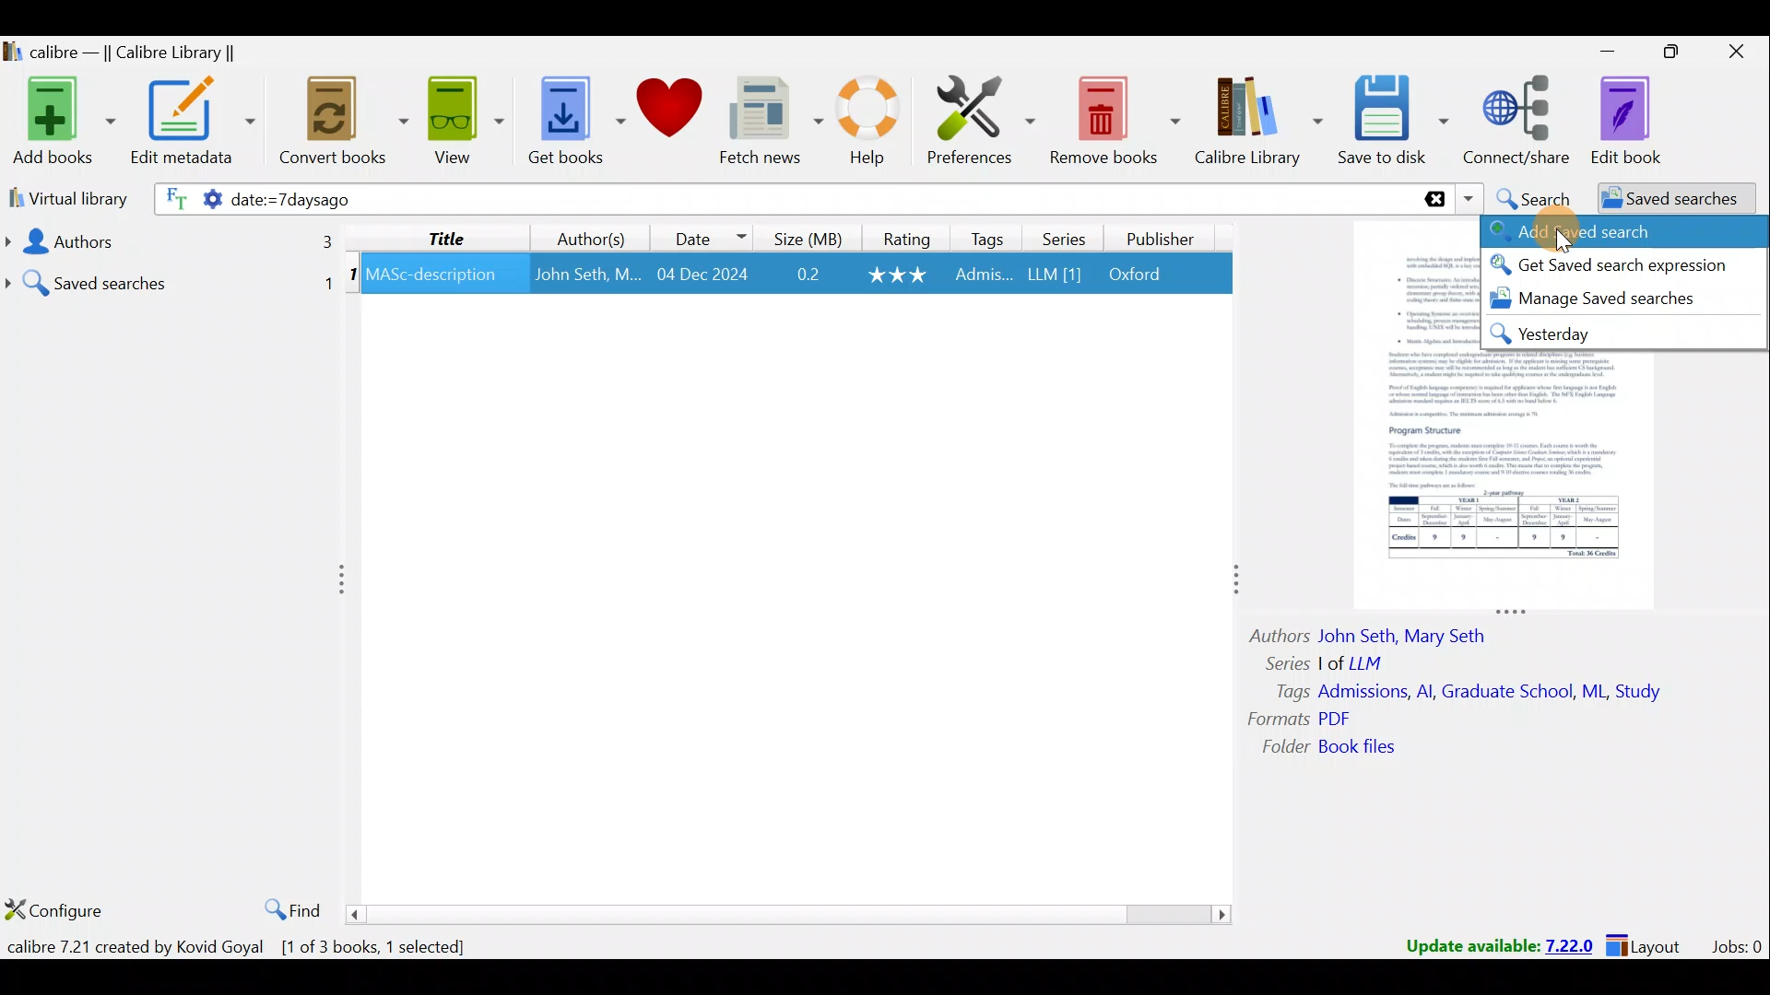  I want to click on Get saved search expressions, so click(1624, 266).